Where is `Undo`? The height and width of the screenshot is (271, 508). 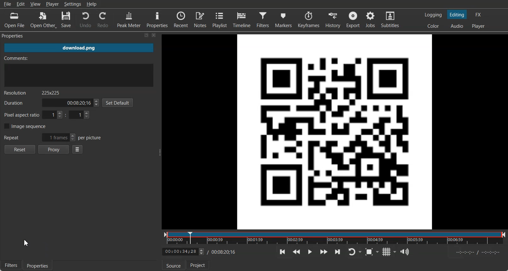
Undo is located at coordinates (85, 20).